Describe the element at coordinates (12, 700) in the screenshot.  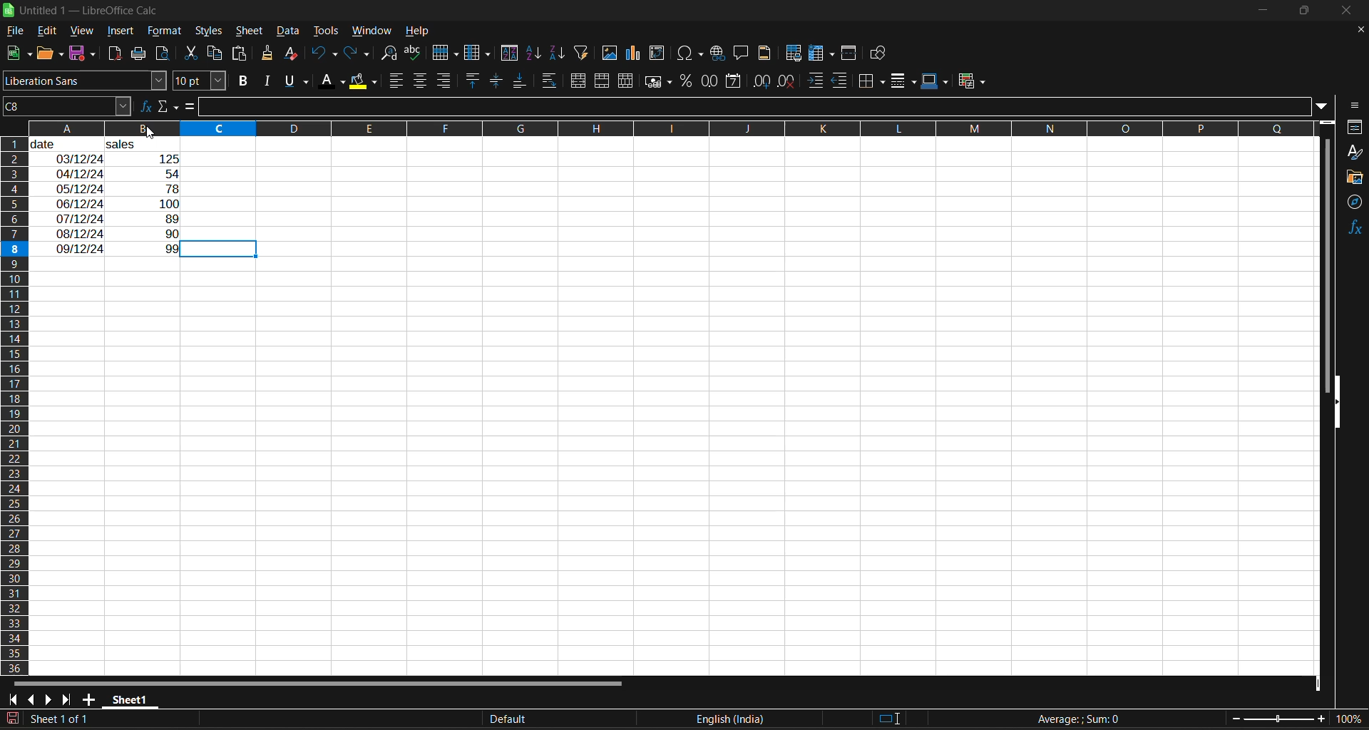
I see `scroll to first sheet` at that location.